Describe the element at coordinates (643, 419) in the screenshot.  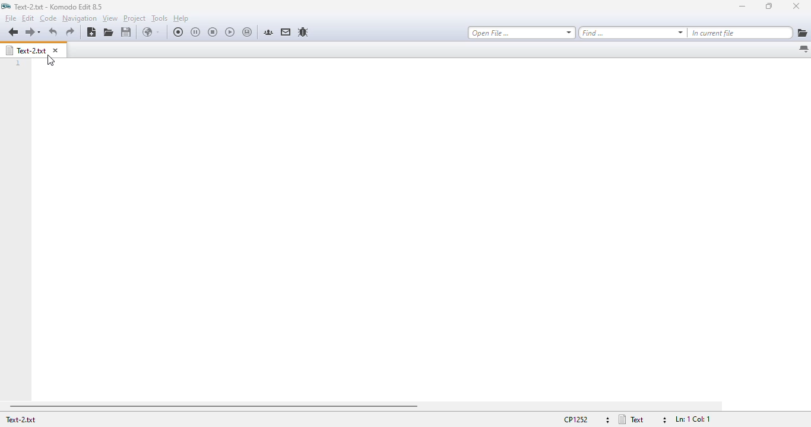
I see `file type` at that location.